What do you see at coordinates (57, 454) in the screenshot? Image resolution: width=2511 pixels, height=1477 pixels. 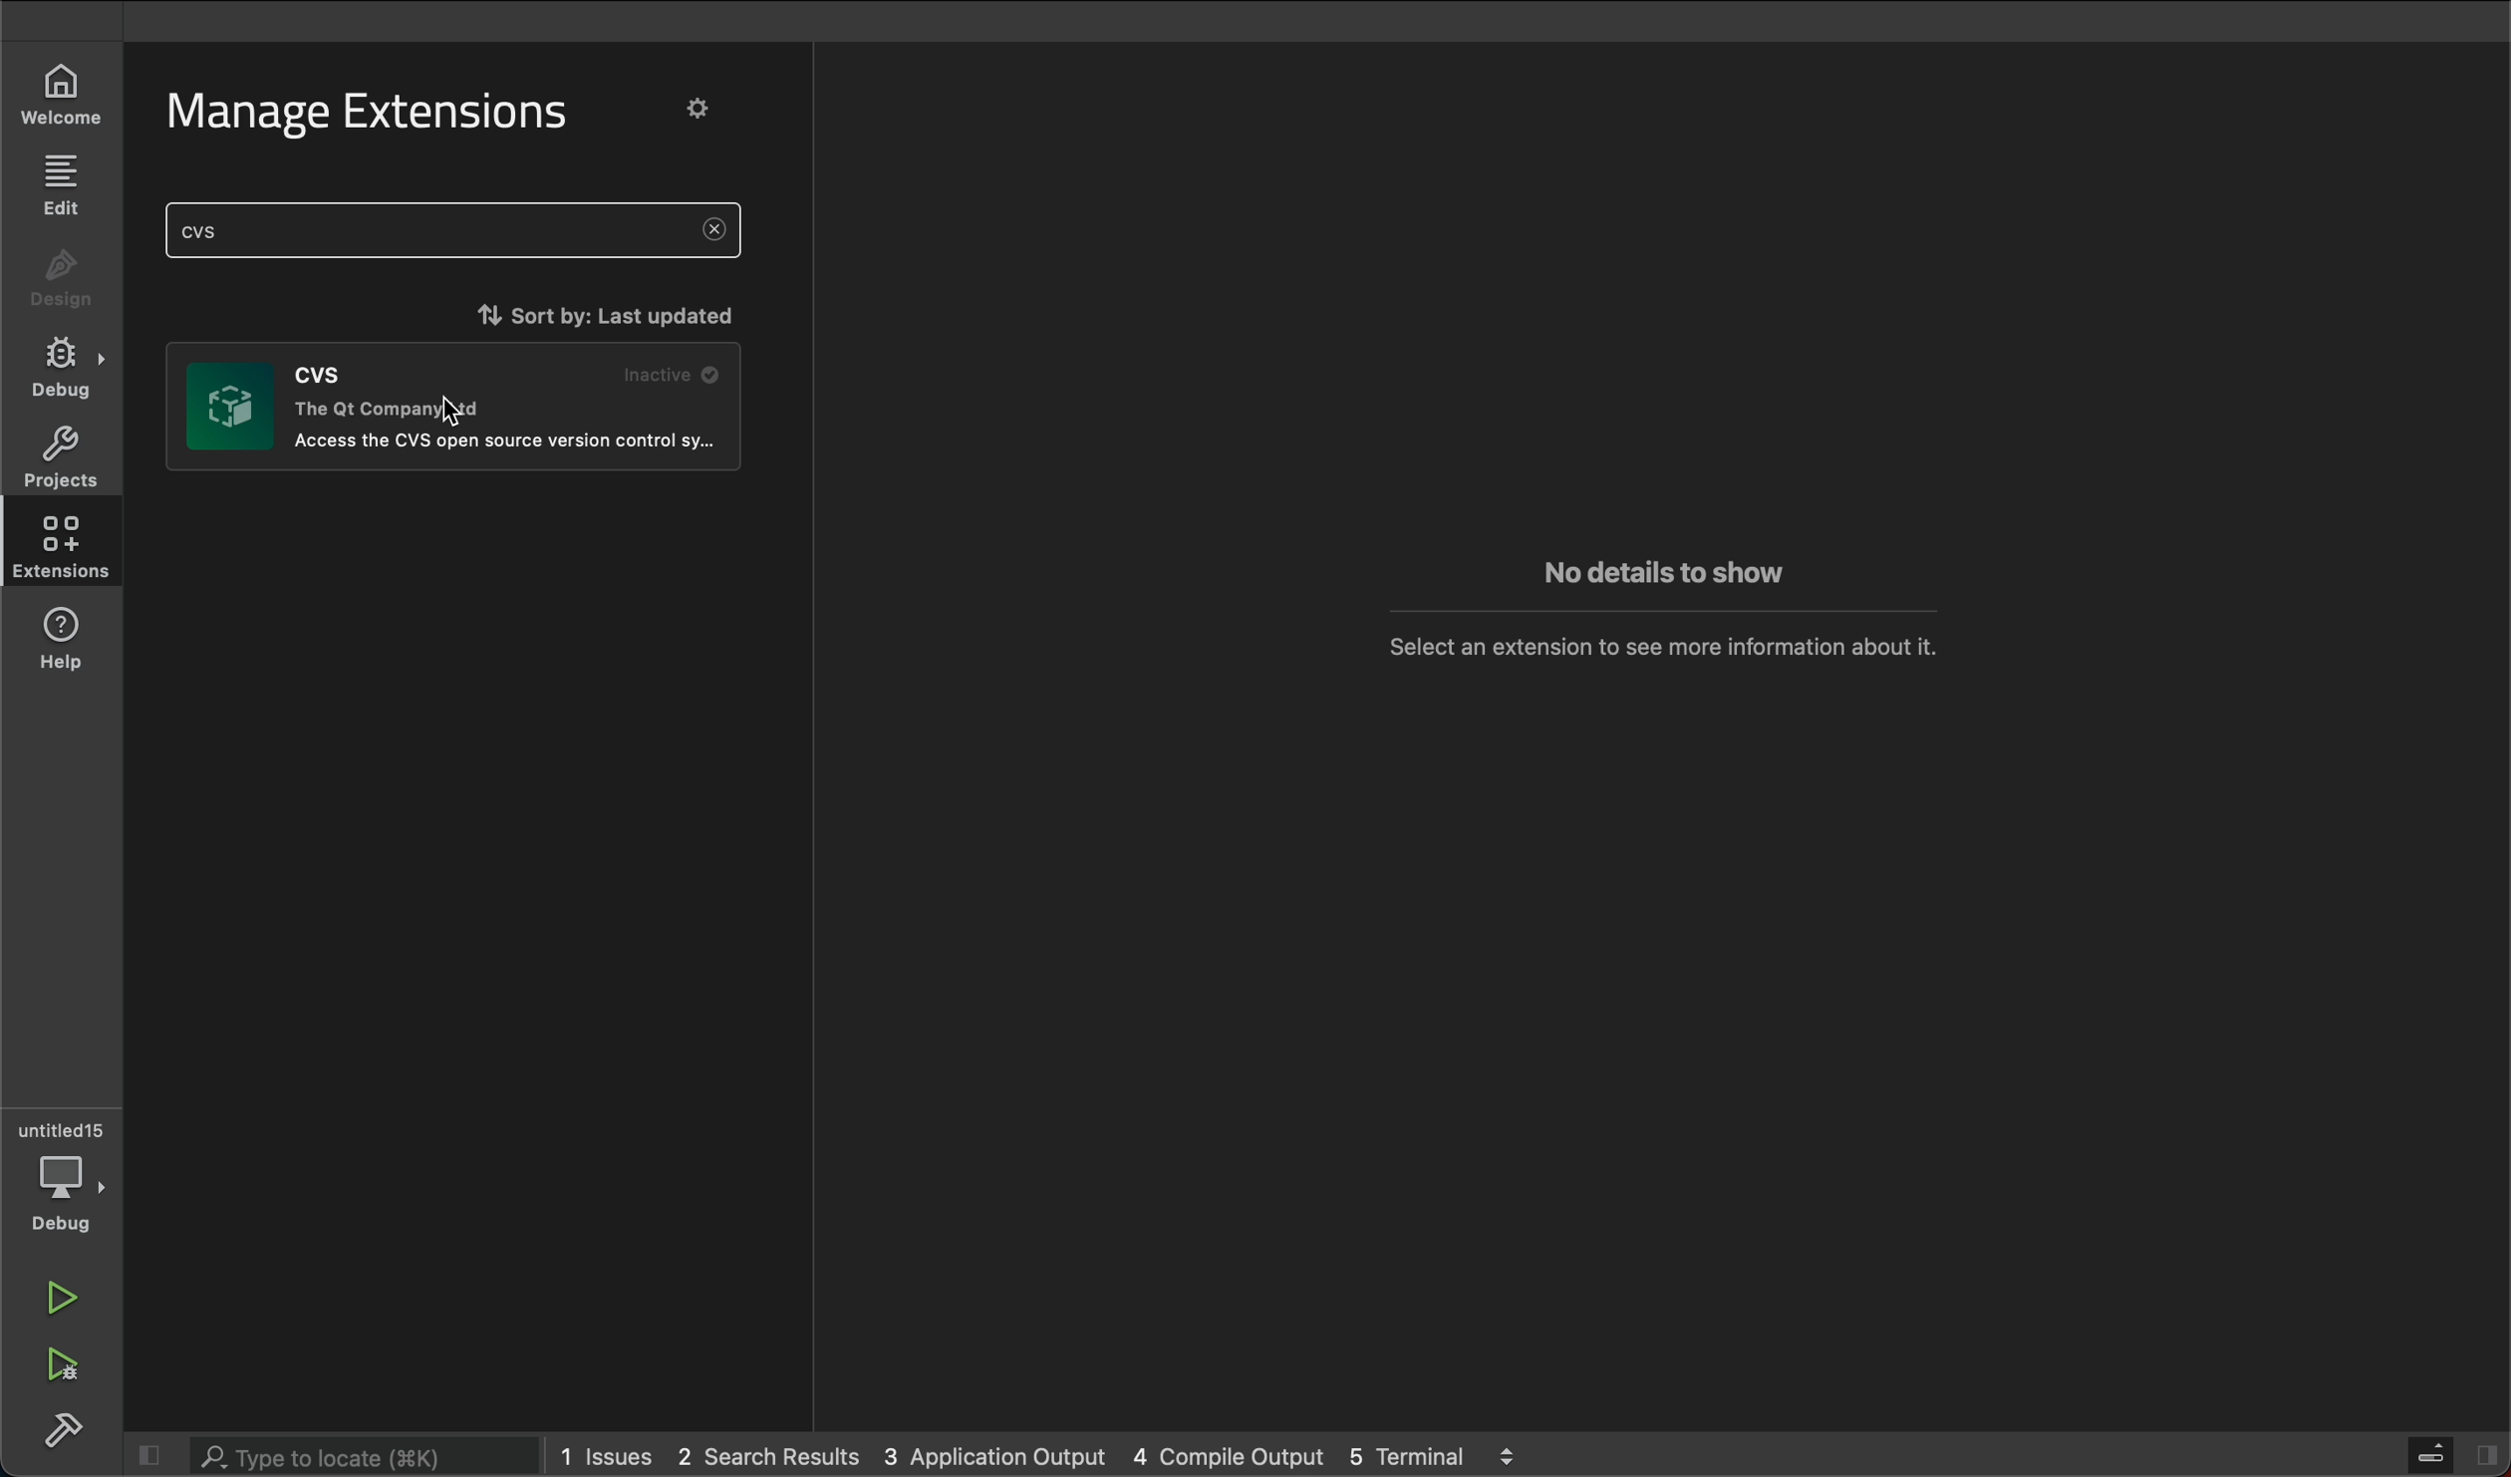 I see `projects` at bounding box center [57, 454].